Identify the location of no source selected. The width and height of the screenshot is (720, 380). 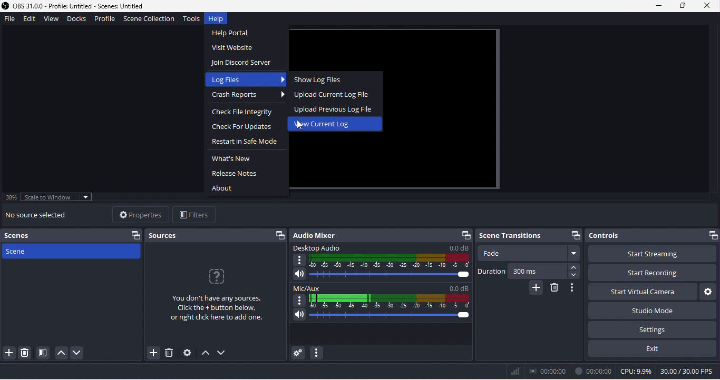
(44, 216).